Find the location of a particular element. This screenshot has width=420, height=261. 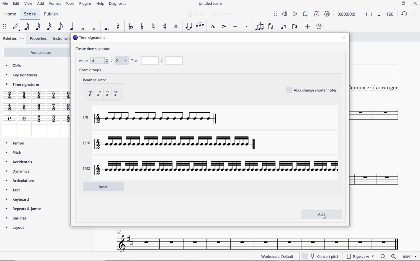

zoom factor is located at coordinates (409, 256).